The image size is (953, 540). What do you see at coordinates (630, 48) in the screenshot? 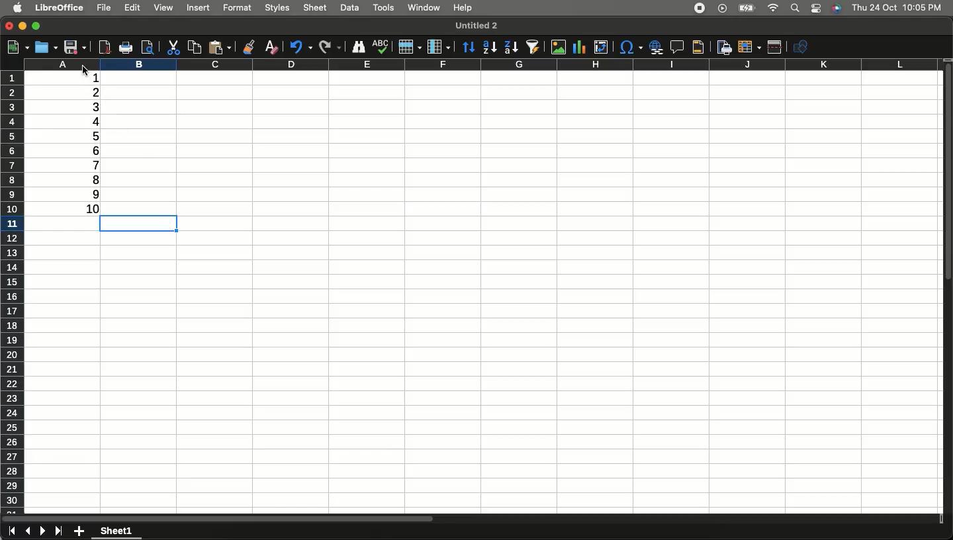
I see `Insert special characters` at bounding box center [630, 48].